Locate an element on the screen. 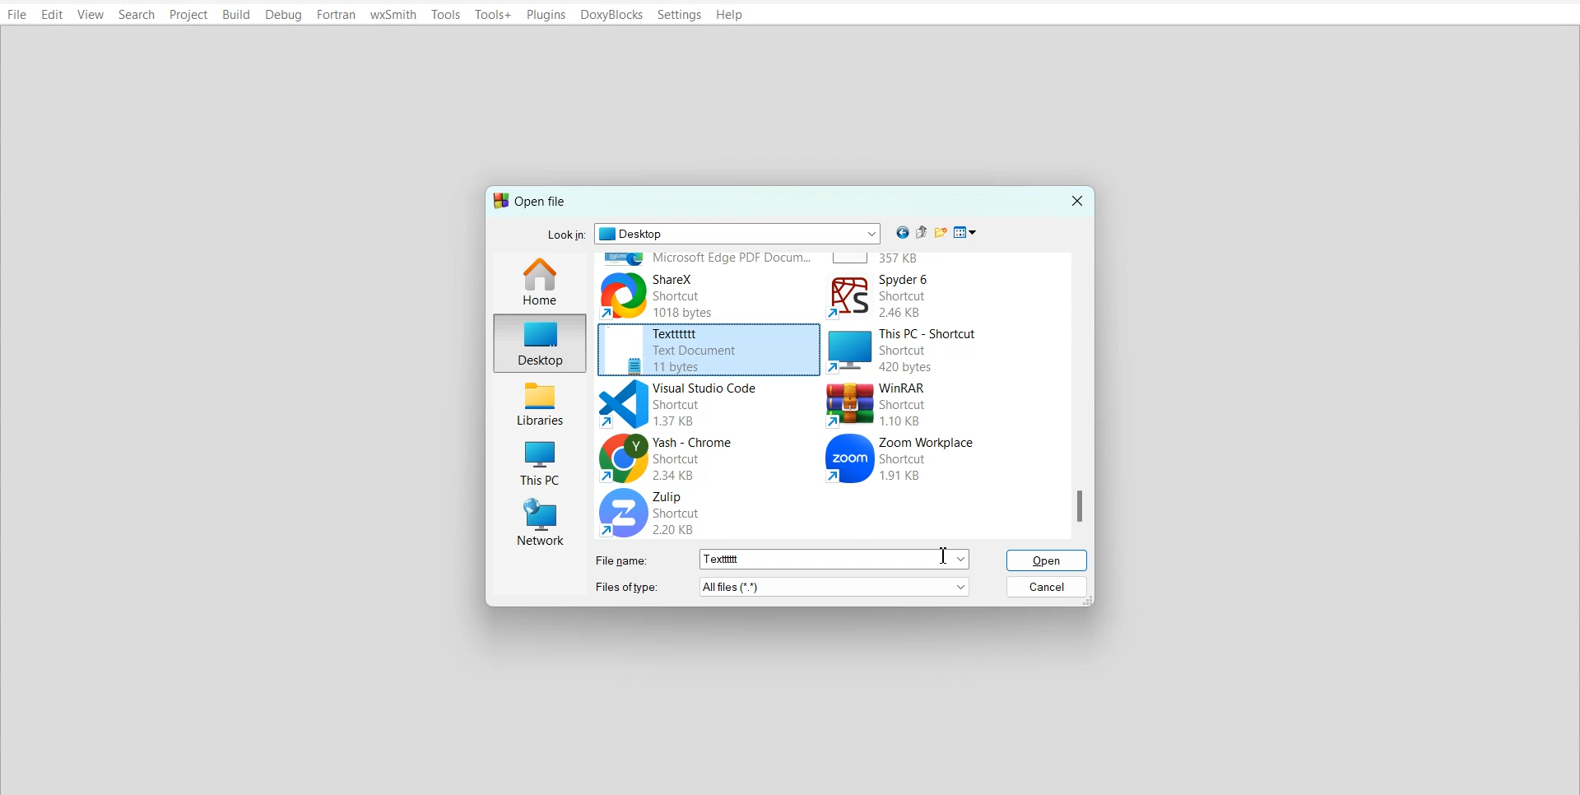 Image resolution: width=1580 pixels, height=795 pixels. Plugins is located at coordinates (547, 15).